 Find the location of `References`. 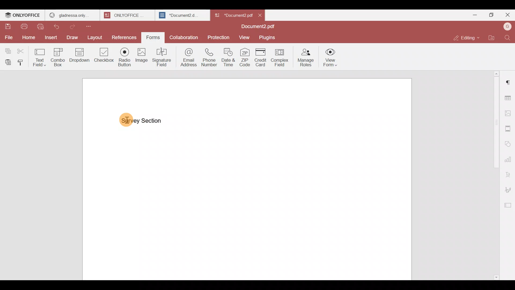

References is located at coordinates (124, 36).